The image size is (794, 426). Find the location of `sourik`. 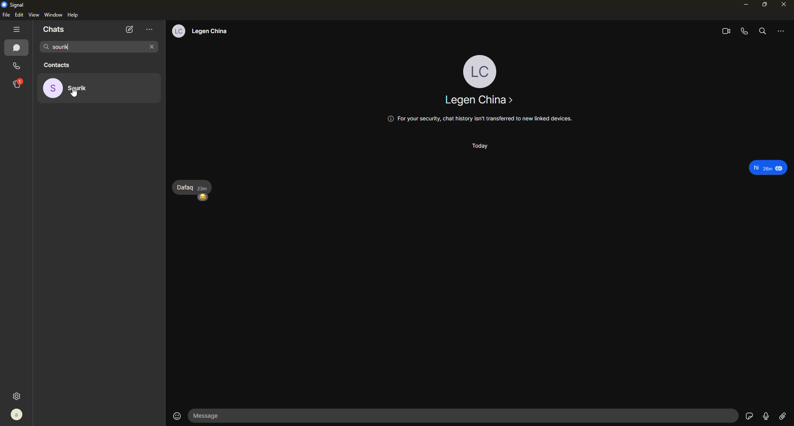

sourik is located at coordinates (68, 47).